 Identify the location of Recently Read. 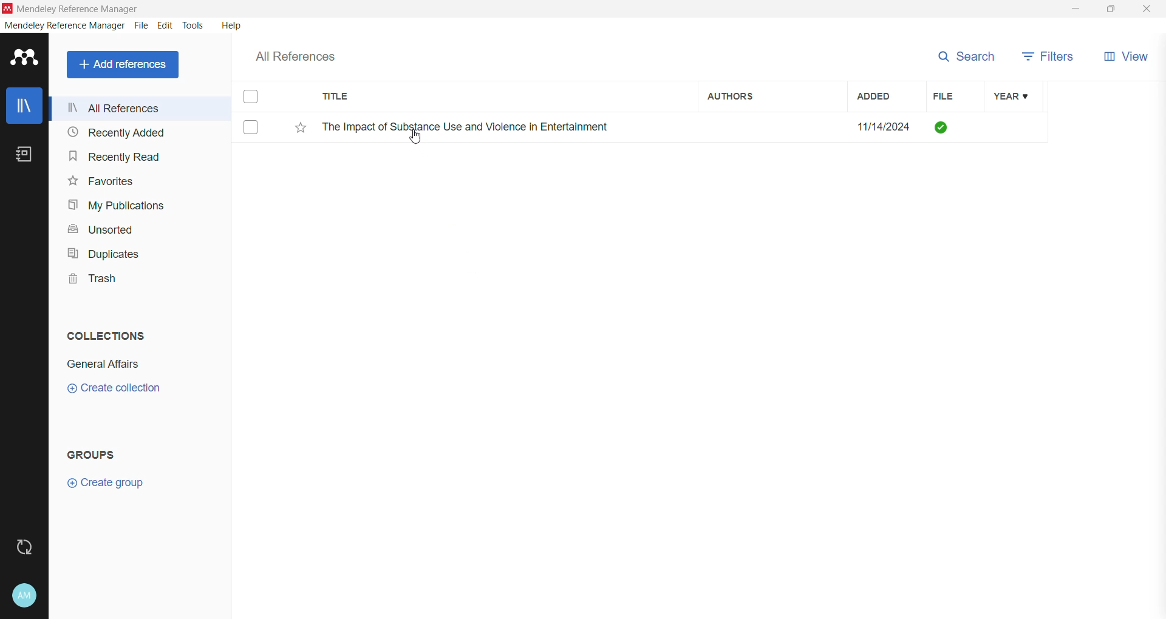
(114, 156).